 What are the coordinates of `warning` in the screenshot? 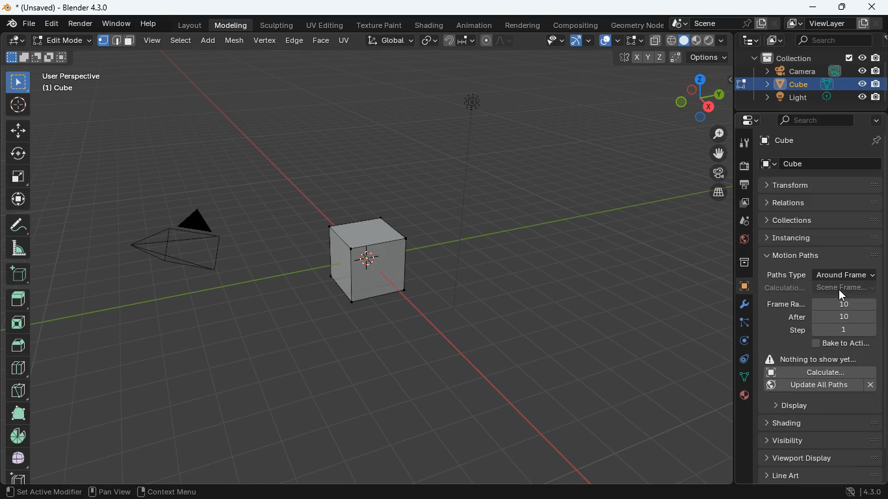 It's located at (818, 358).